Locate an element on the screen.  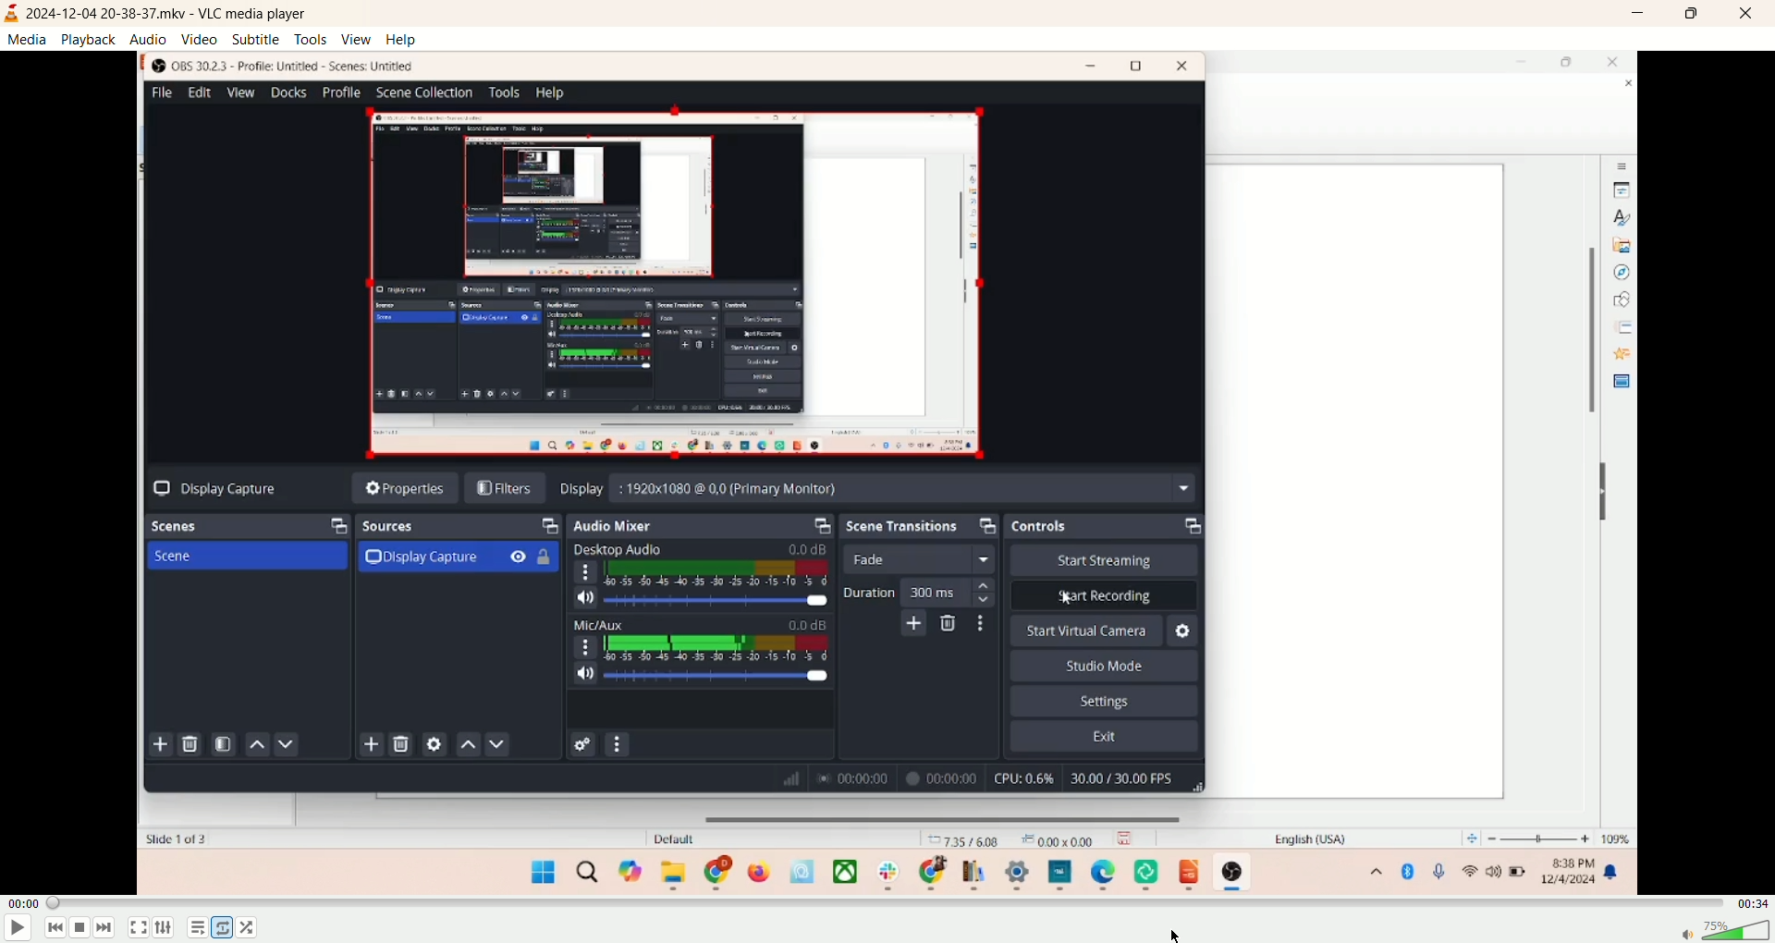
playback is located at coordinates (86, 40).